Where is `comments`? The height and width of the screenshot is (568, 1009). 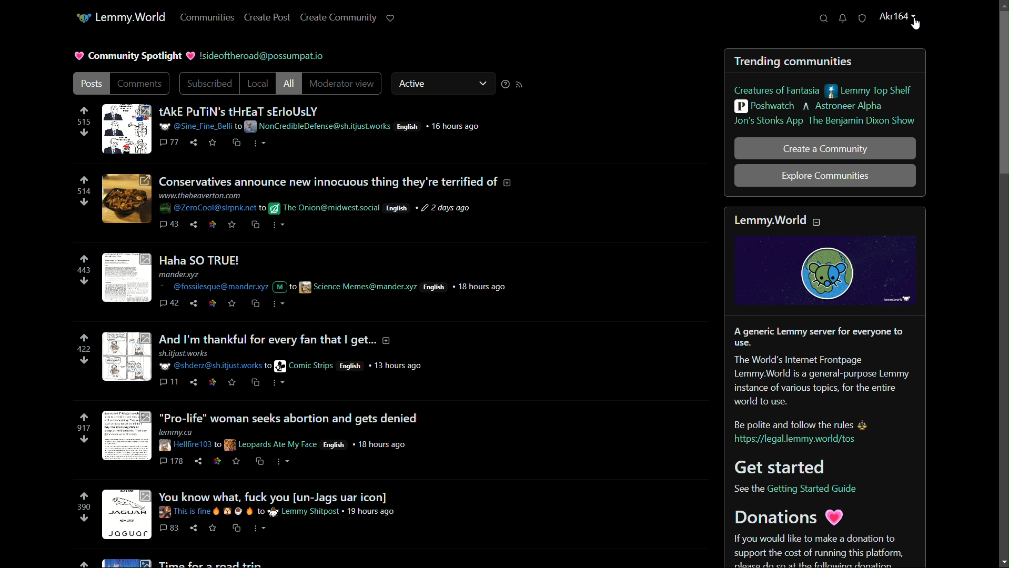 comments is located at coordinates (142, 84).